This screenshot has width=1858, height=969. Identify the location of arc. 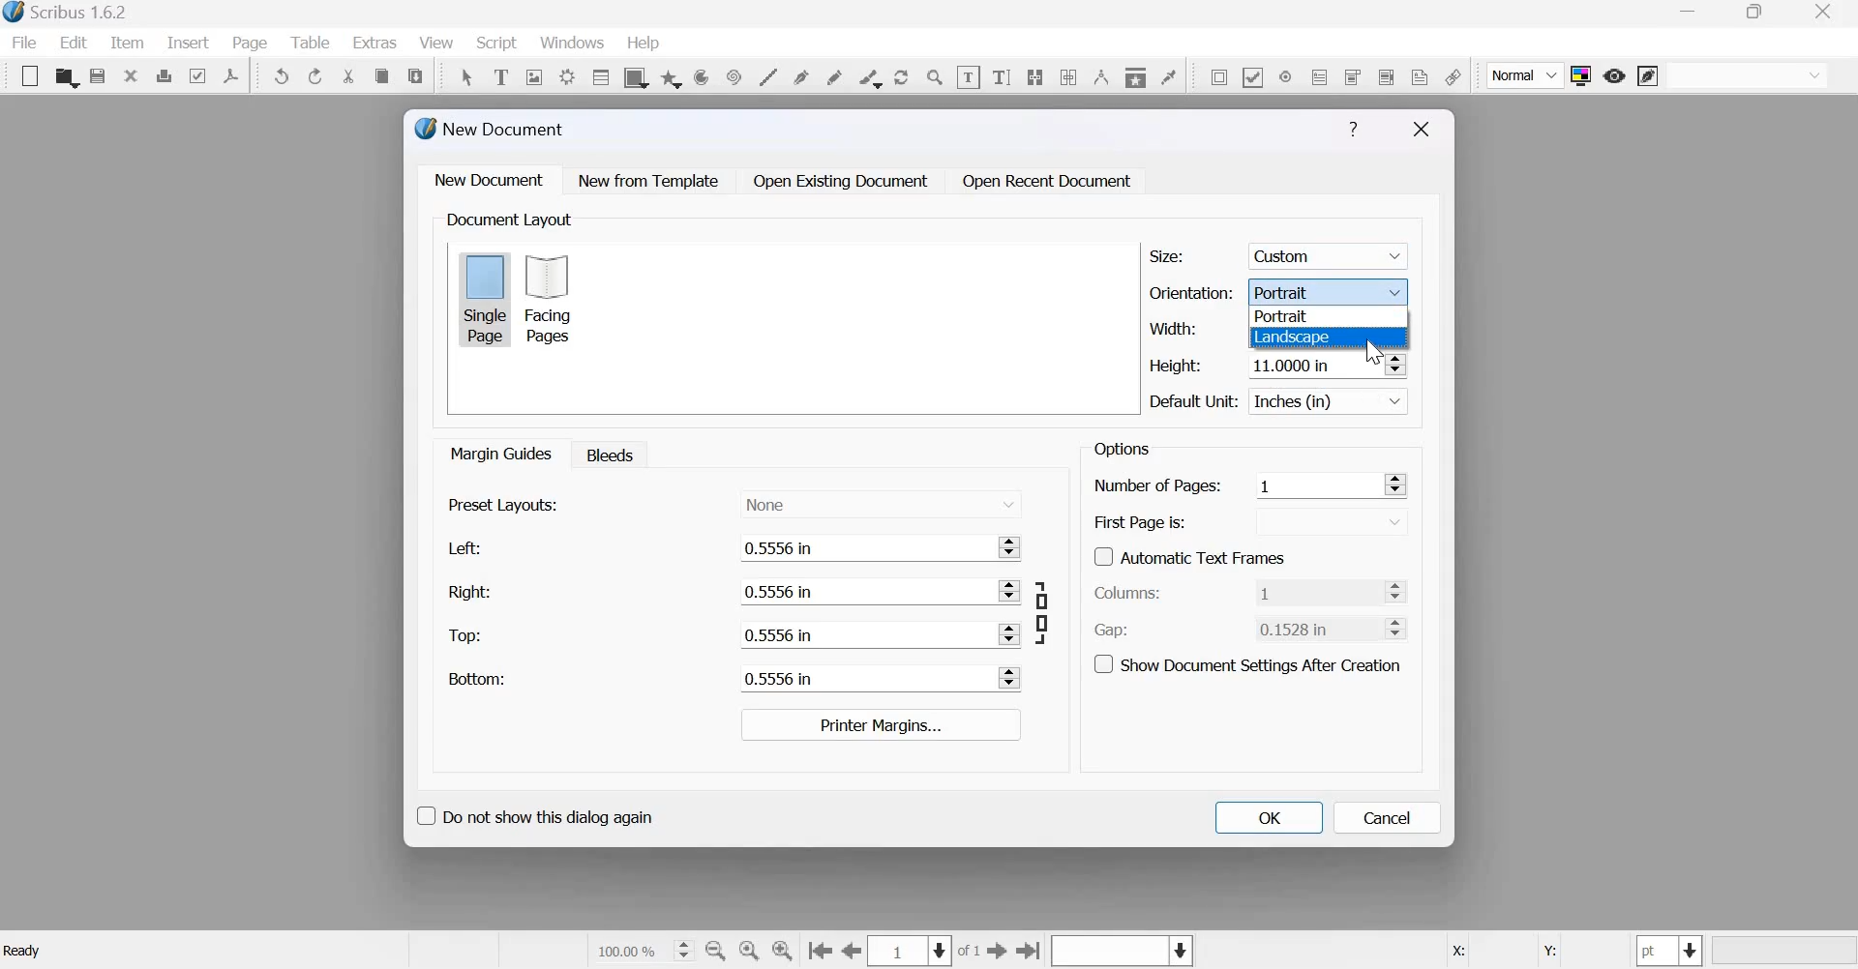
(701, 76).